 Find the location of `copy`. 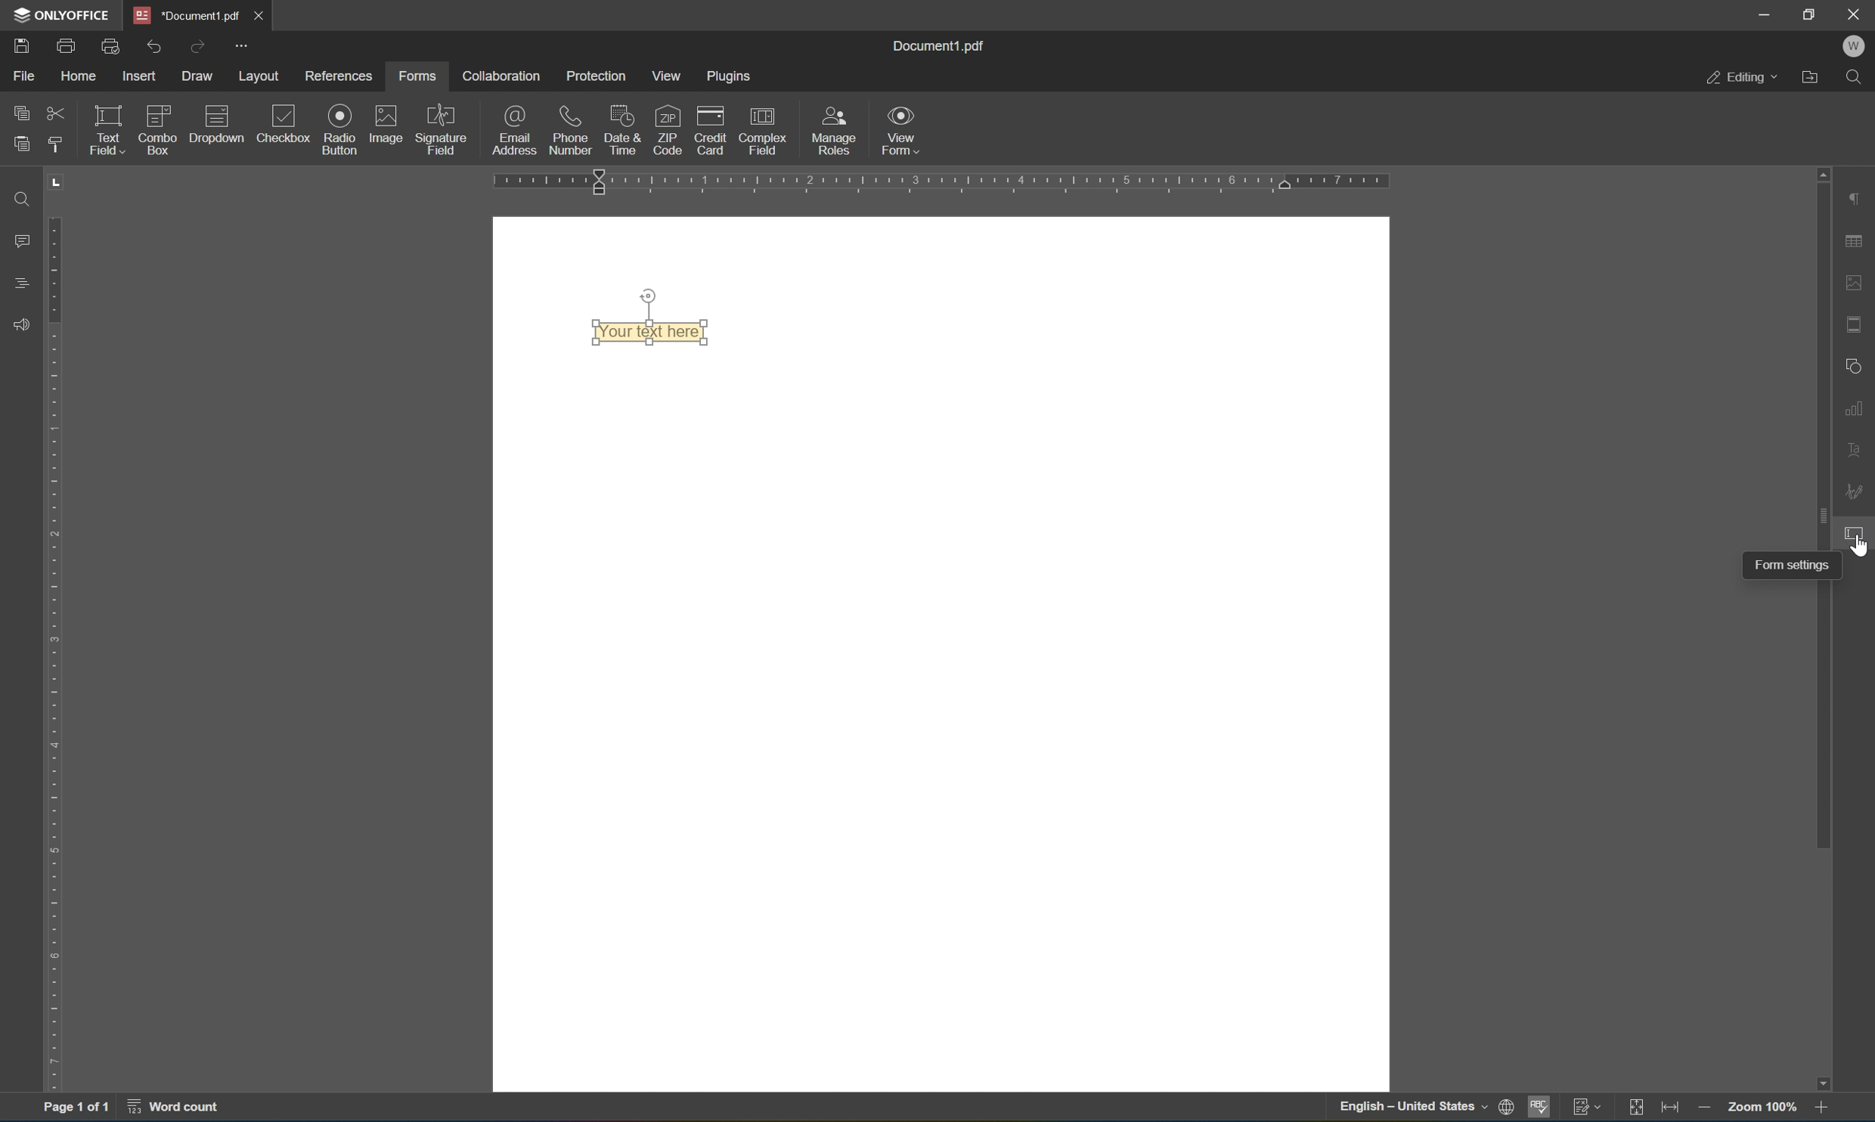

copy is located at coordinates (21, 115).